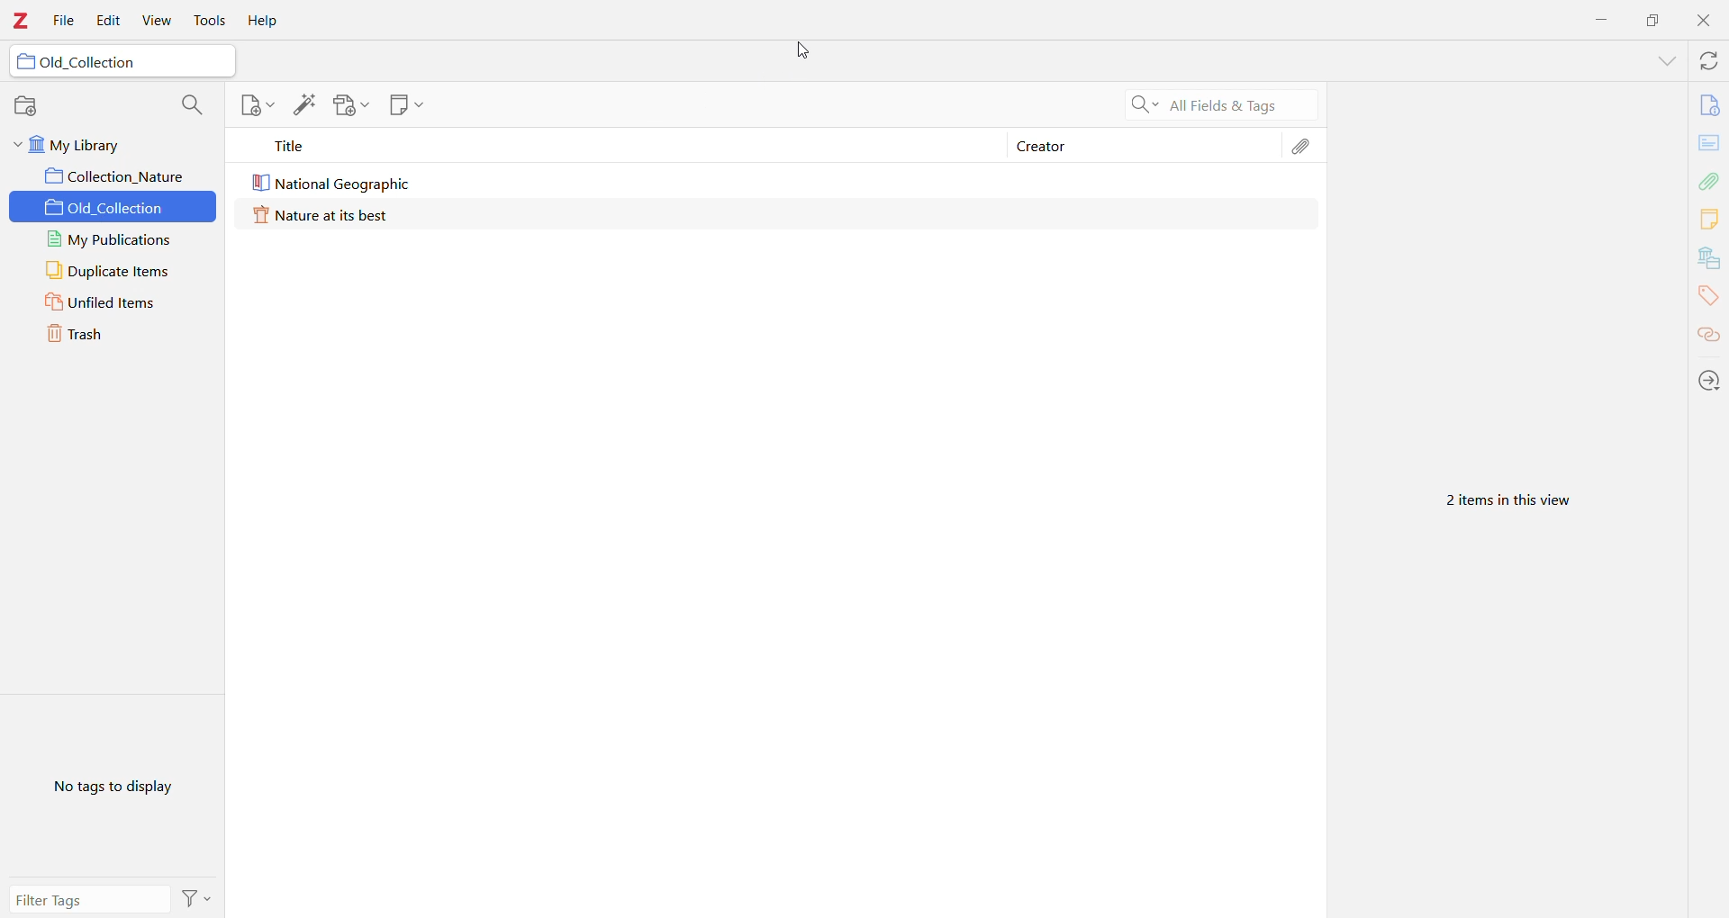  Describe the element at coordinates (408, 107) in the screenshot. I see `New Note` at that location.